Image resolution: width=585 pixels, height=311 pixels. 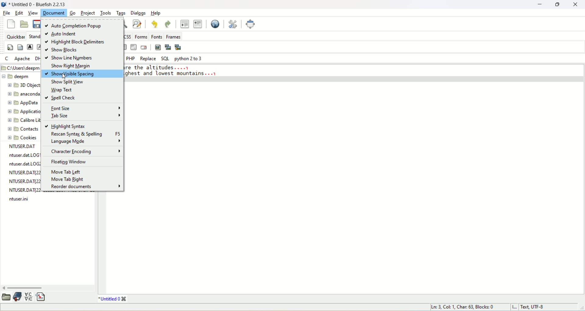 What do you see at coordinates (122, 13) in the screenshot?
I see `tags` at bounding box center [122, 13].